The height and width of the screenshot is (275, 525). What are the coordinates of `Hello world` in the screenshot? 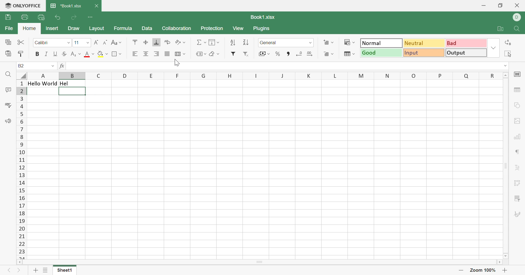 It's located at (42, 84).